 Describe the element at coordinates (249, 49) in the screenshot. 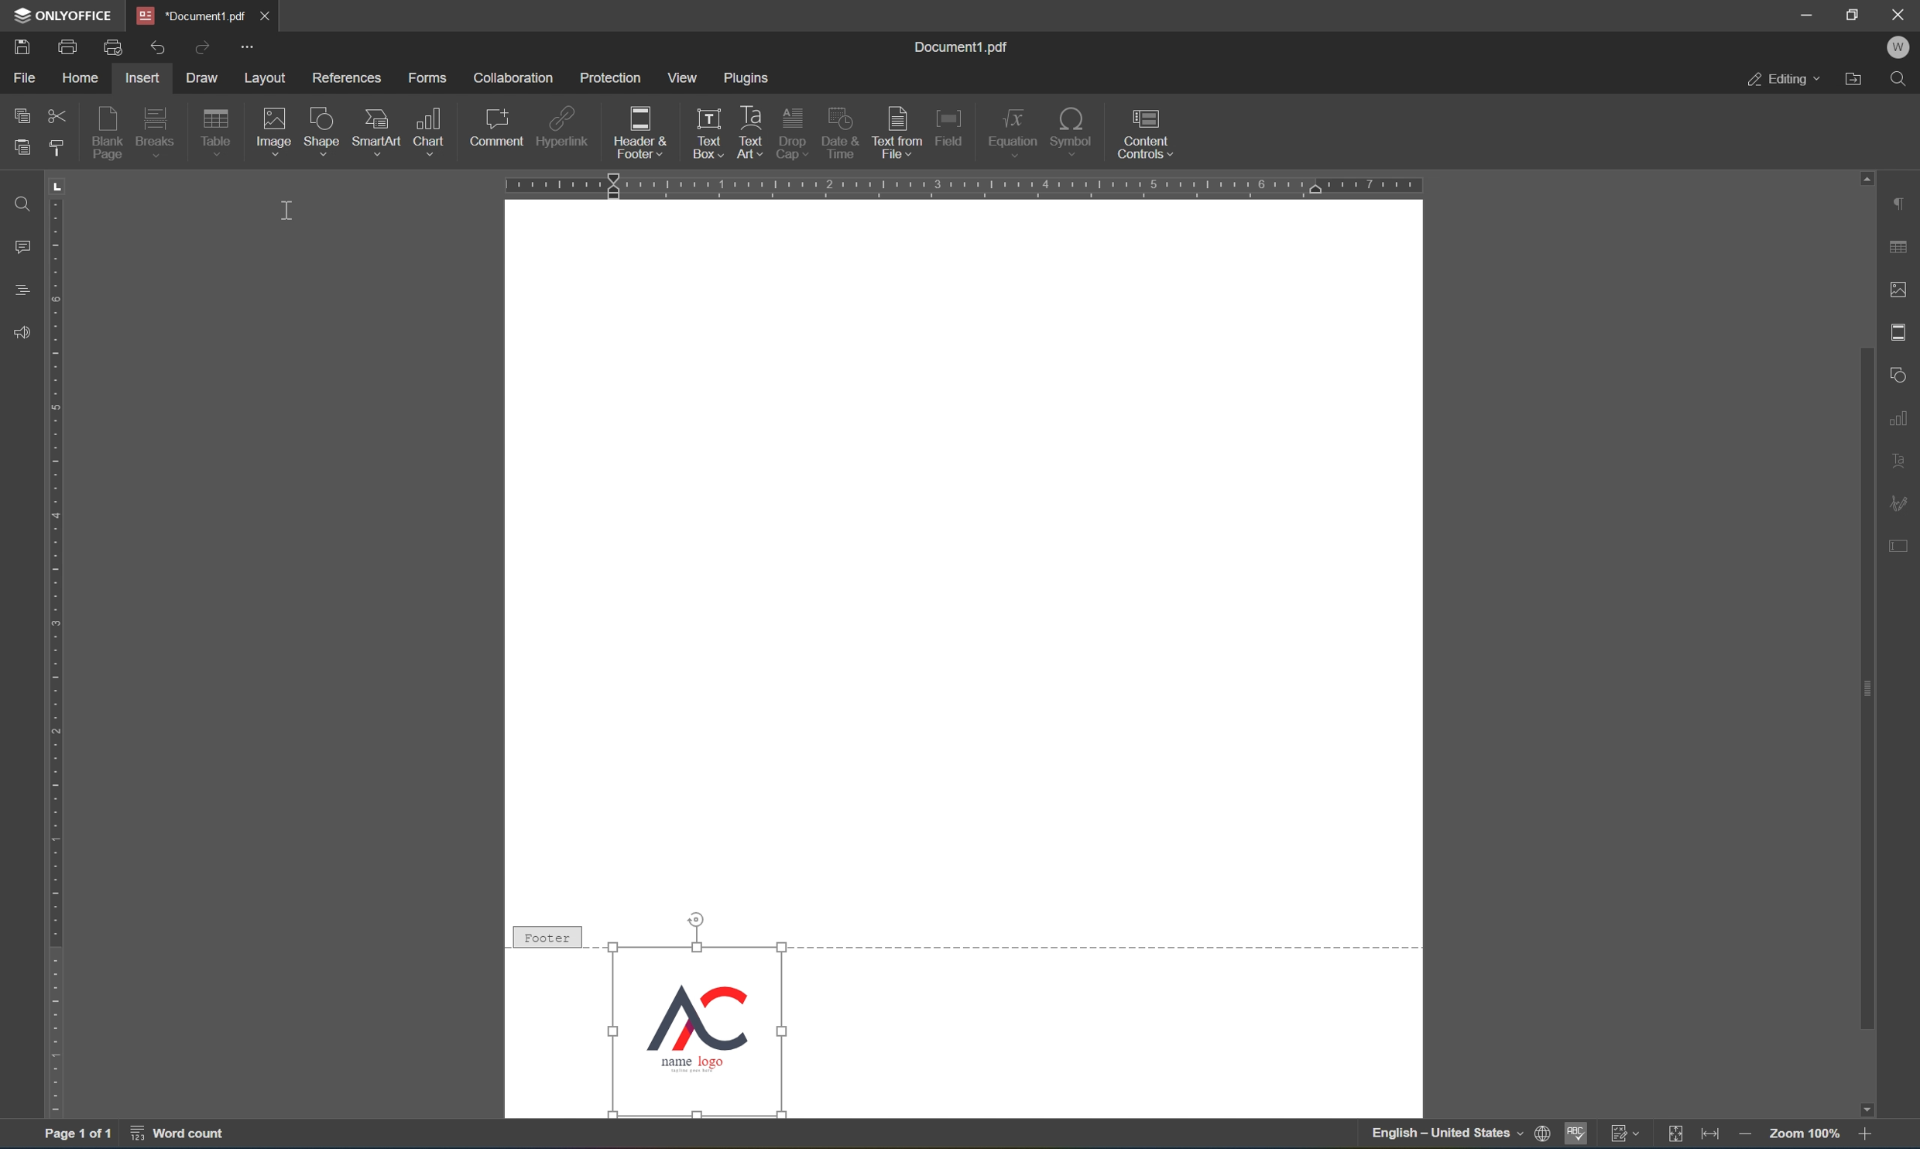

I see `Customize quick access tolbar` at that location.